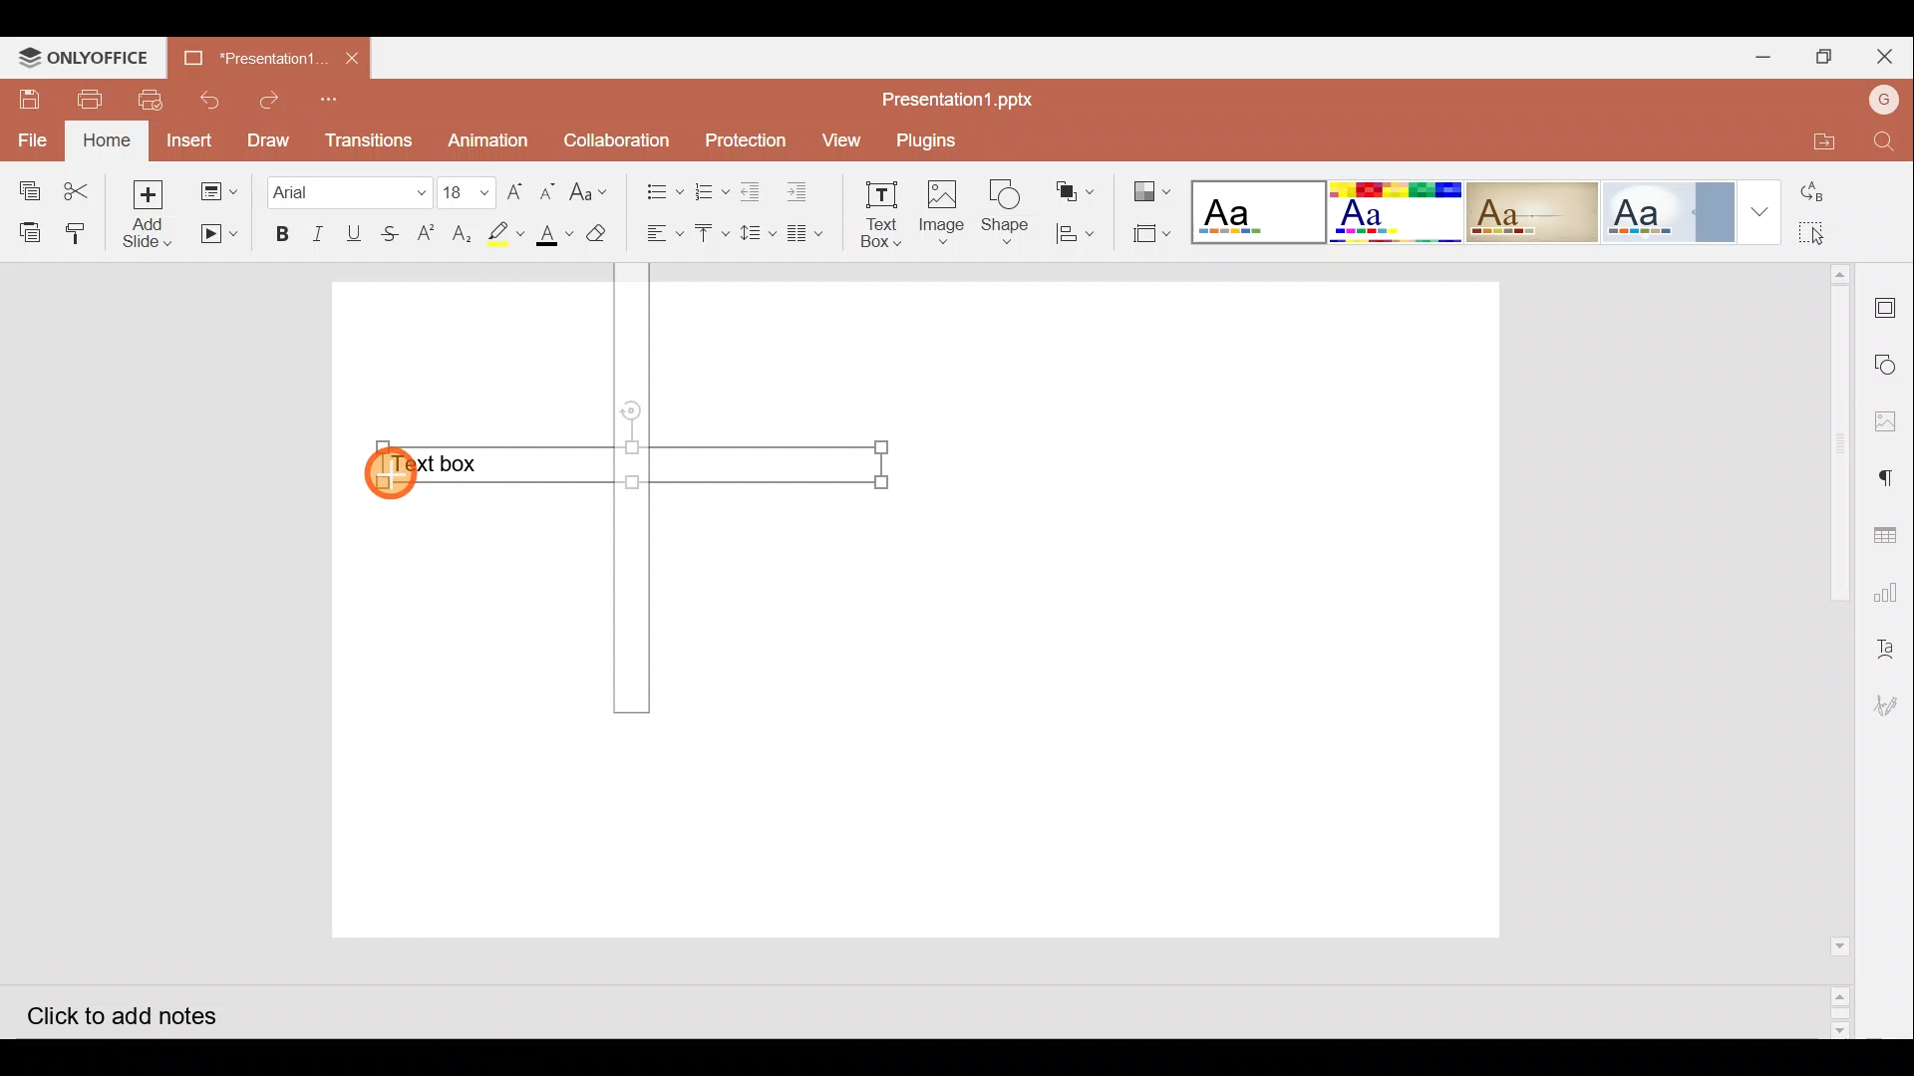 The width and height of the screenshot is (1914, 1076). Describe the element at coordinates (1882, 98) in the screenshot. I see `Account name` at that location.